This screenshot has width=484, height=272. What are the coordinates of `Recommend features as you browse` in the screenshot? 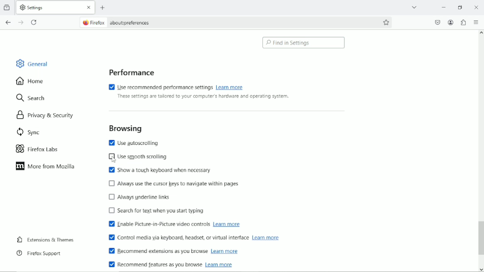 It's located at (155, 264).